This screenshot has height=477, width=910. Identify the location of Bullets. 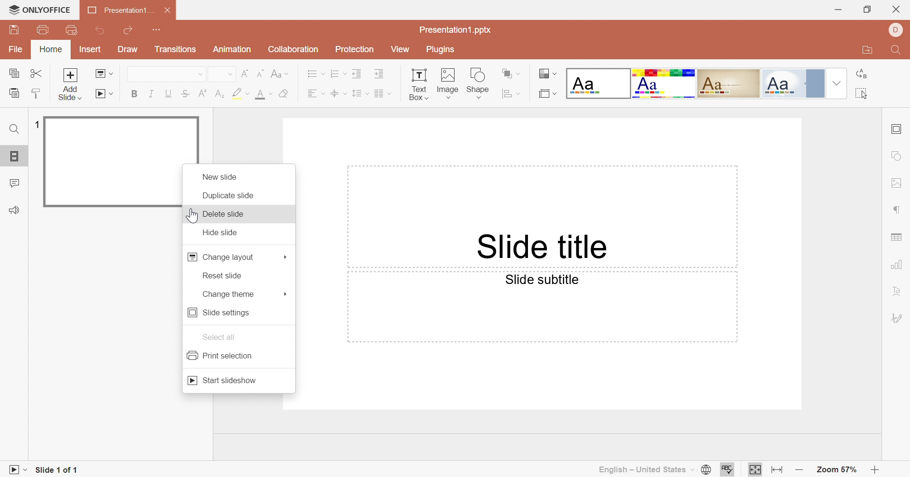
(312, 74).